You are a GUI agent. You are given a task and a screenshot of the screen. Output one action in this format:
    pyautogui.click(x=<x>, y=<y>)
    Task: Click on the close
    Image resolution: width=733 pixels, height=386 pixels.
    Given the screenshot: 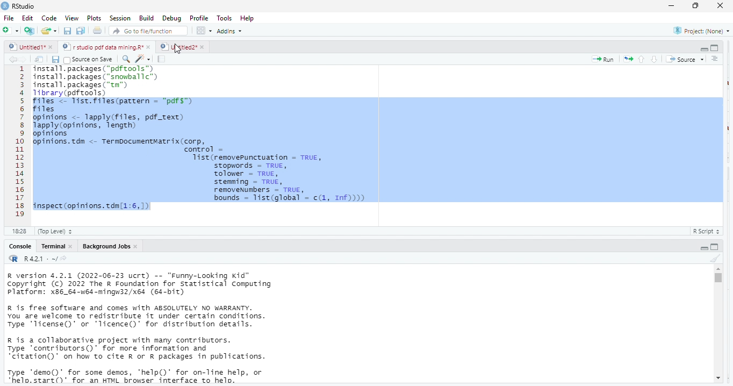 What is the action you would take?
    pyautogui.click(x=149, y=47)
    